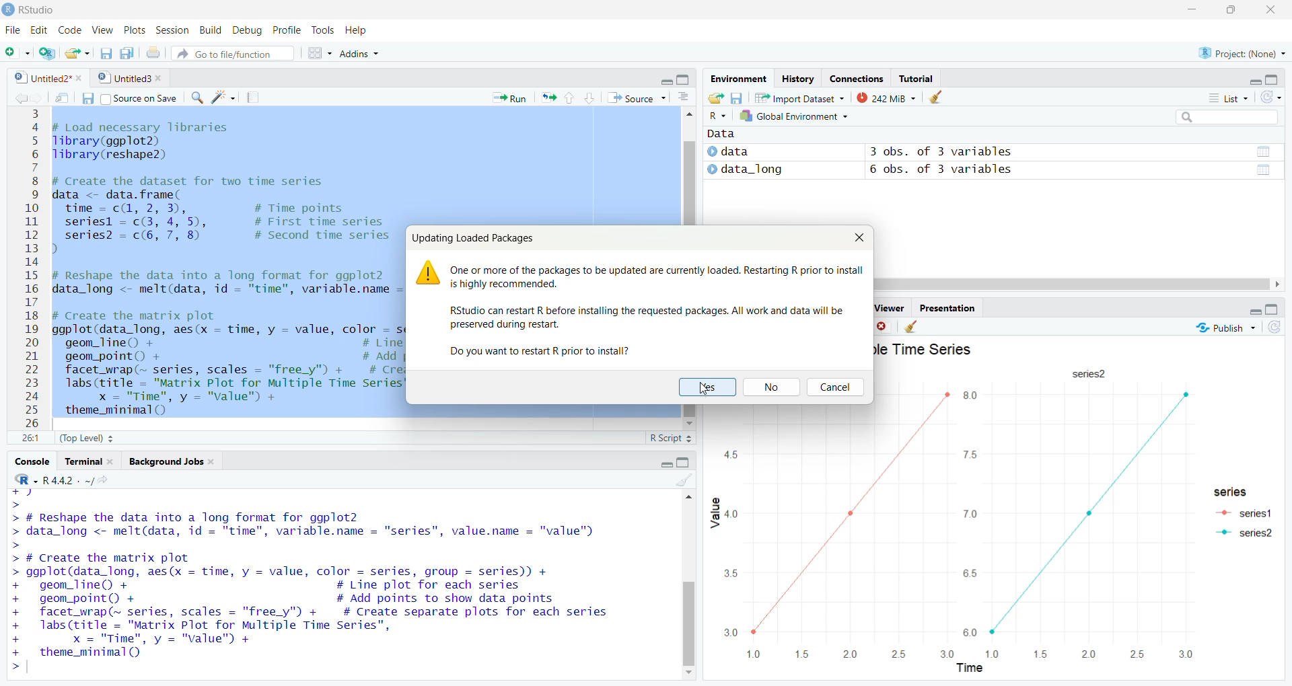 The width and height of the screenshot is (1292, 686). I want to click on minimize, so click(664, 465).